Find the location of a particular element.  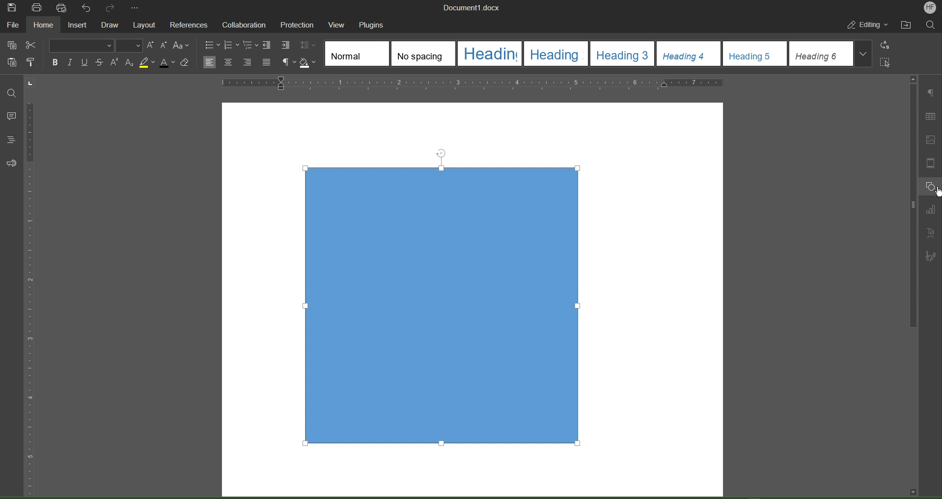

Layout is located at coordinates (146, 24).